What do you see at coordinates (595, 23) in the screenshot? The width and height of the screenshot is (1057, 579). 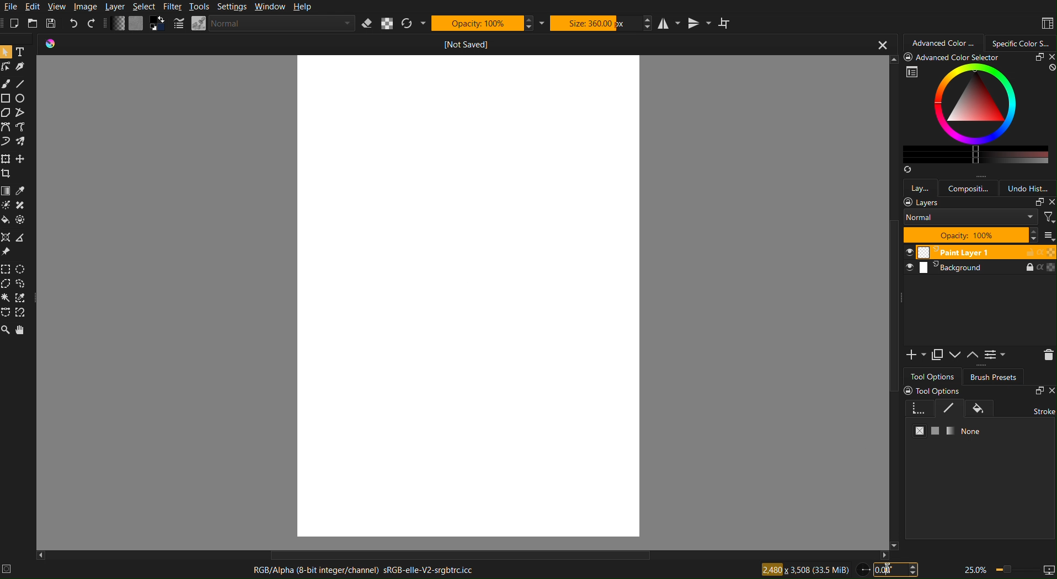 I see `Size` at bounding box center [595, 23].